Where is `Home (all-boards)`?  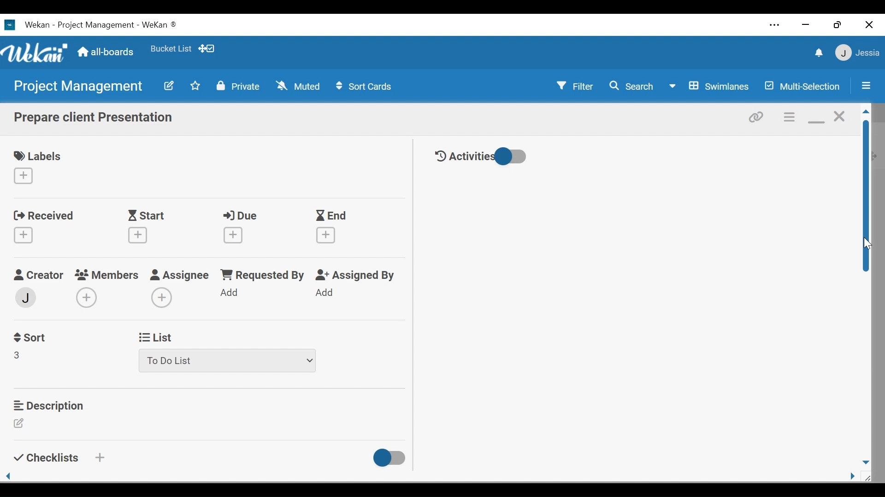
Home (all-boards) is located at coordinates (107, 53).